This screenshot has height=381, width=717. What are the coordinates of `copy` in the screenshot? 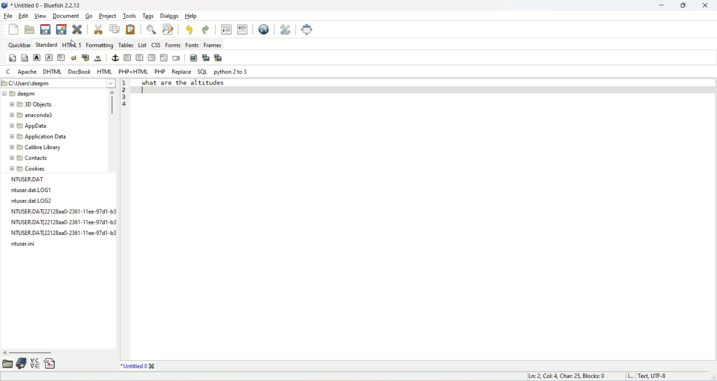 It's located at (115, 28).